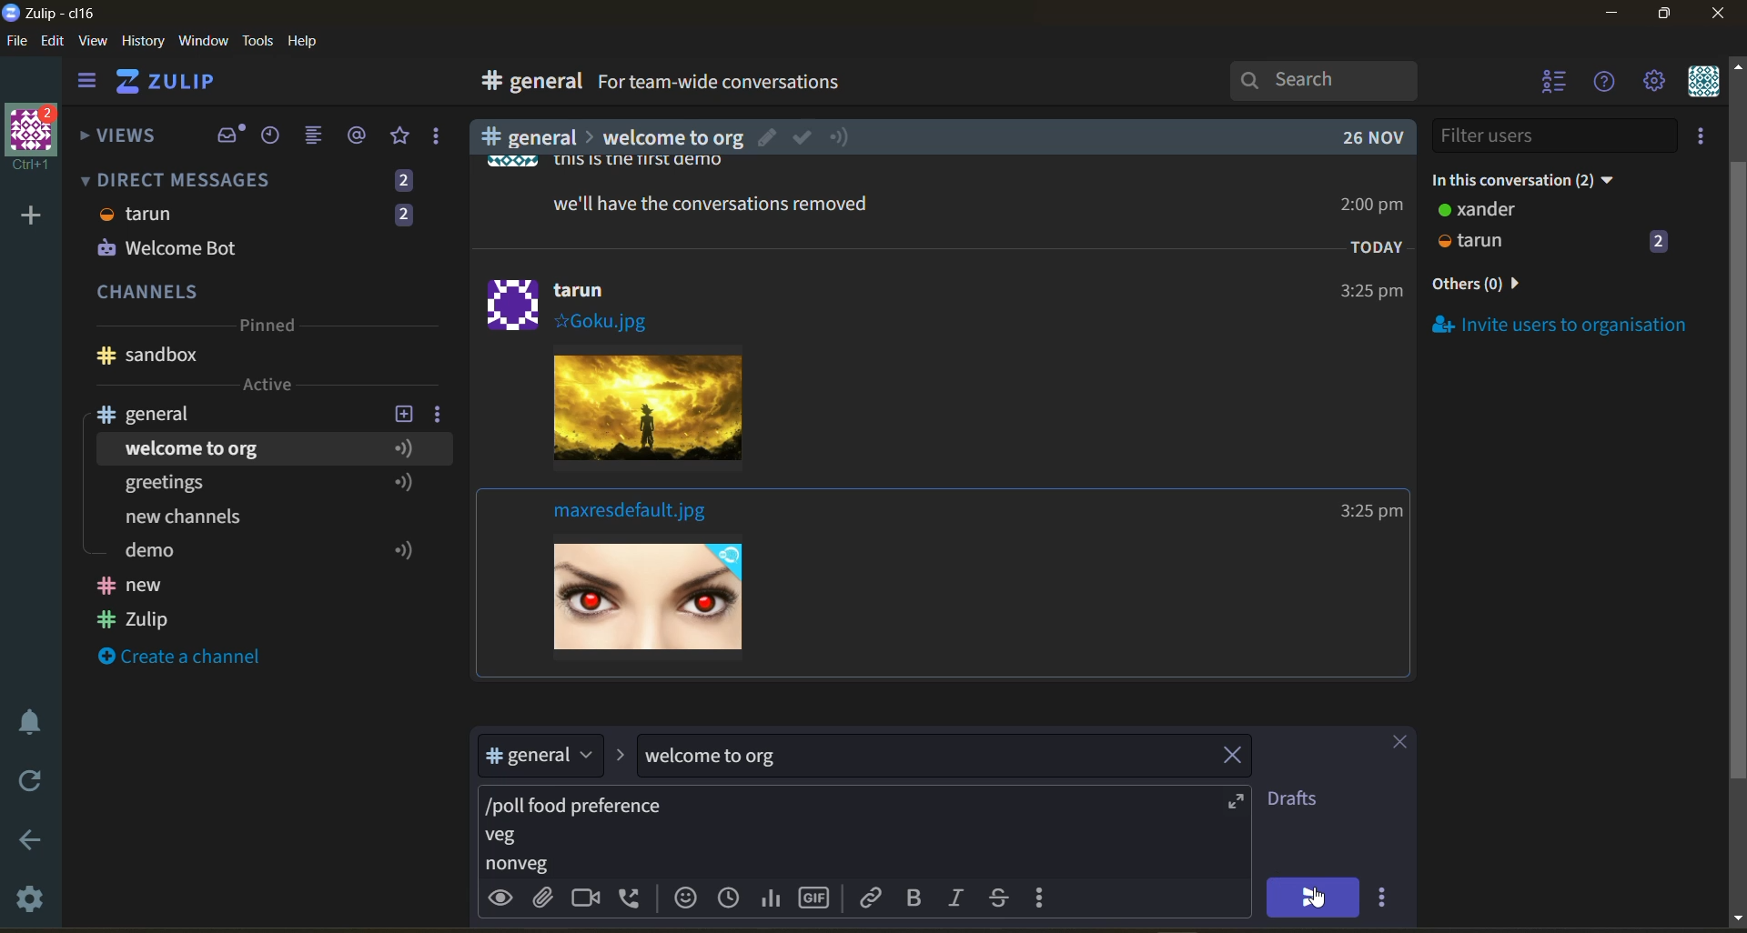 This screenshot has width=1747, height=933. I want to click on Channel names, so click(136, 605).